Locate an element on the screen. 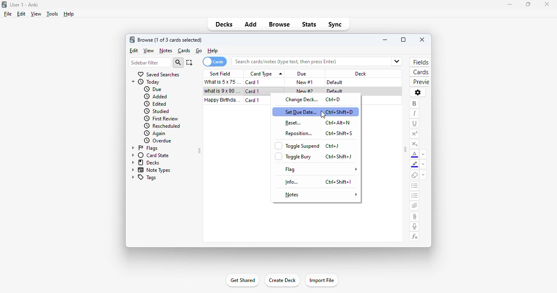  get shared is located at coordinates (243, 280).